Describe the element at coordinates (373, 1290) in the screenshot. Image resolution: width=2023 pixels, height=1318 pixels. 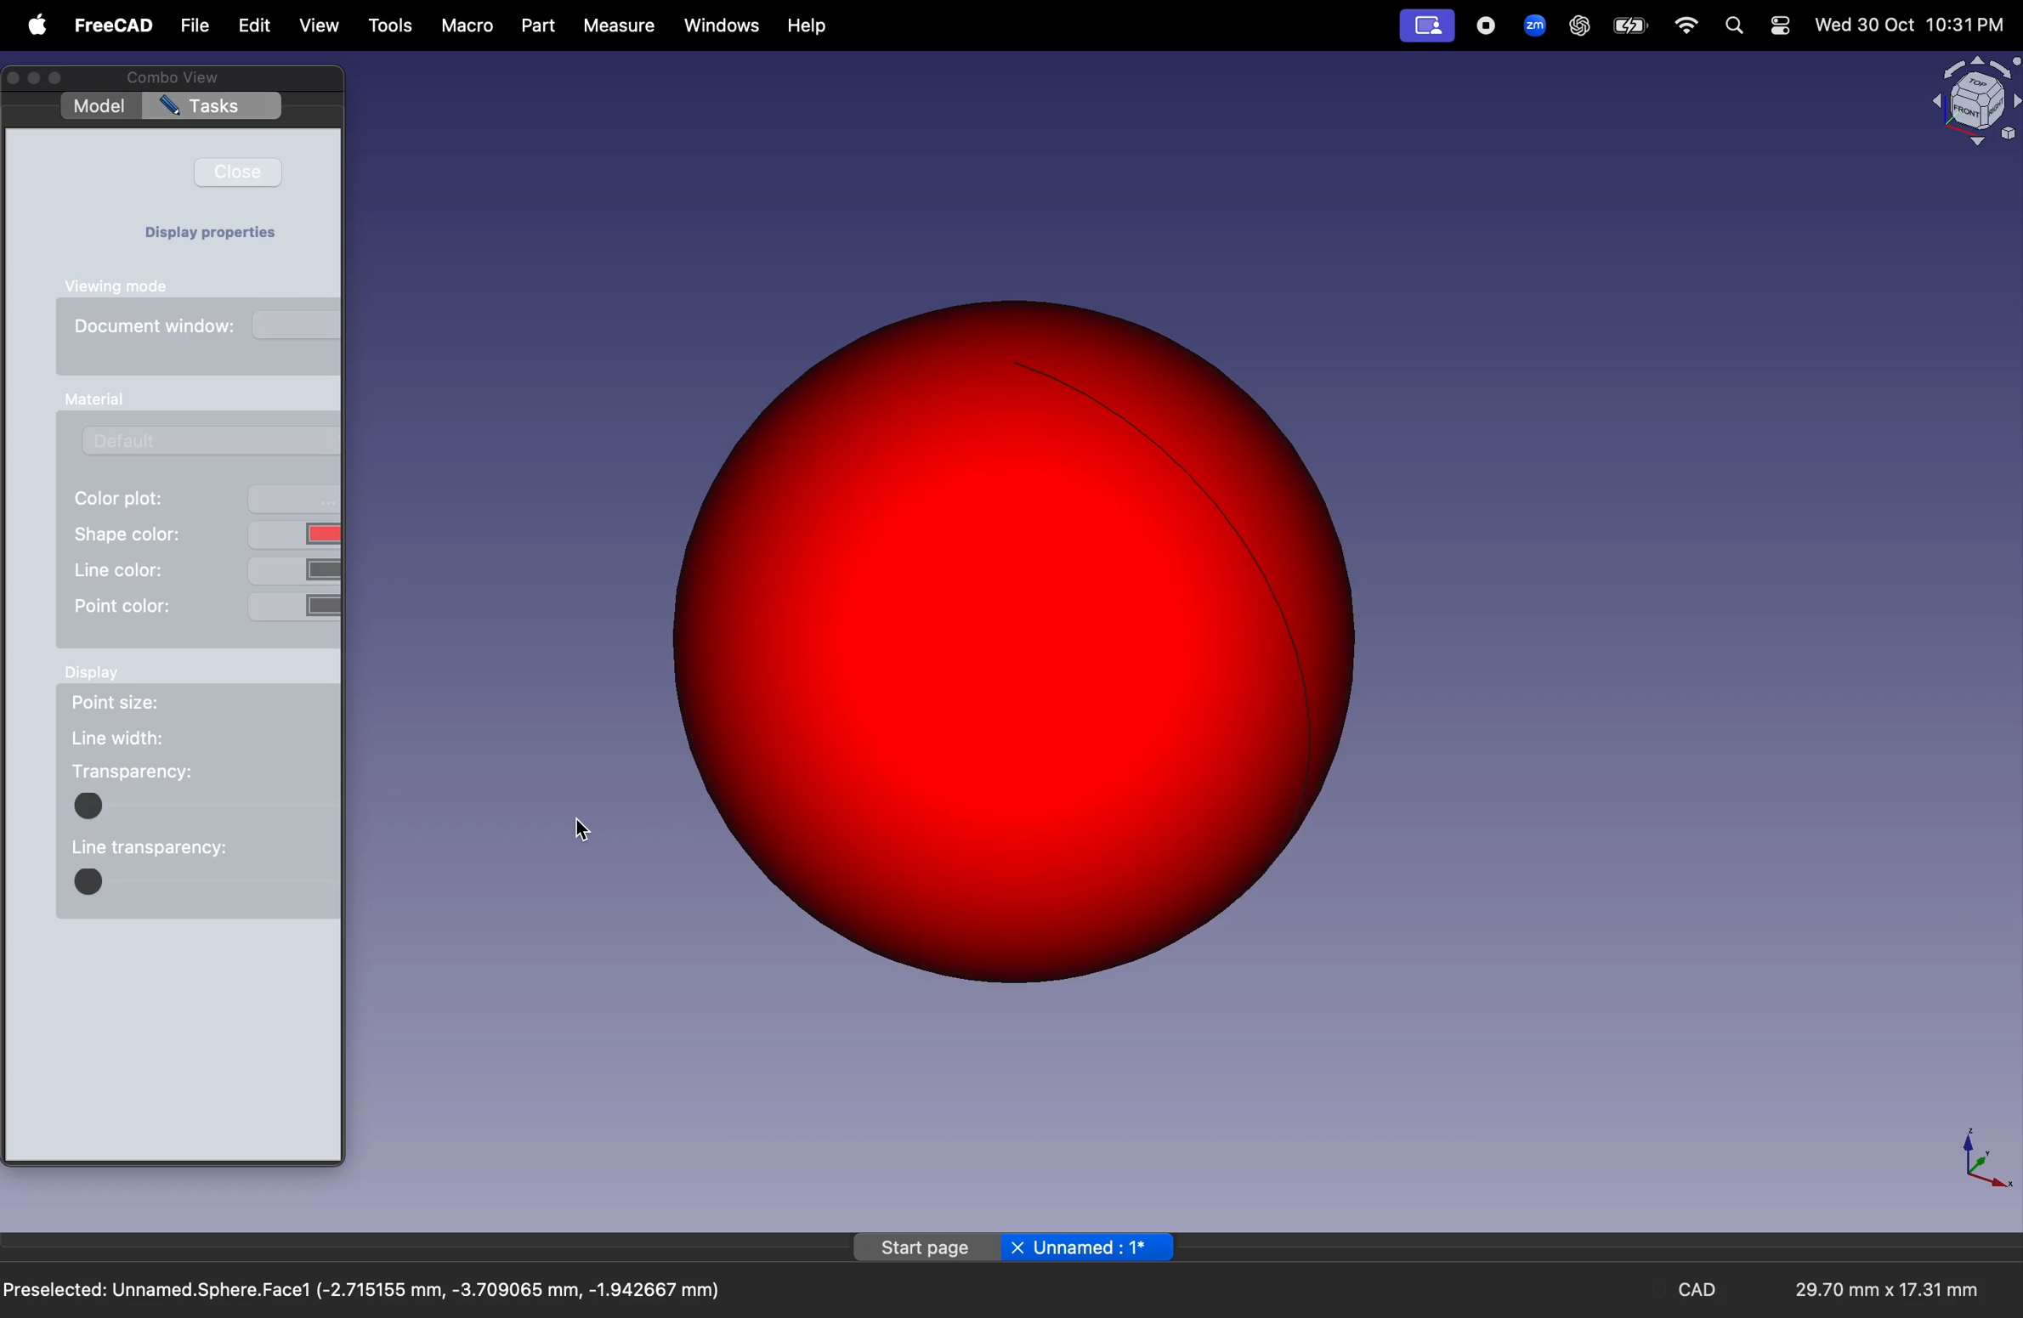
I see `Preselected: Unnamed.Sphere.Face1 (-2.715155 mm, -3.709065 mm, -1.942667 mm)` at that location.